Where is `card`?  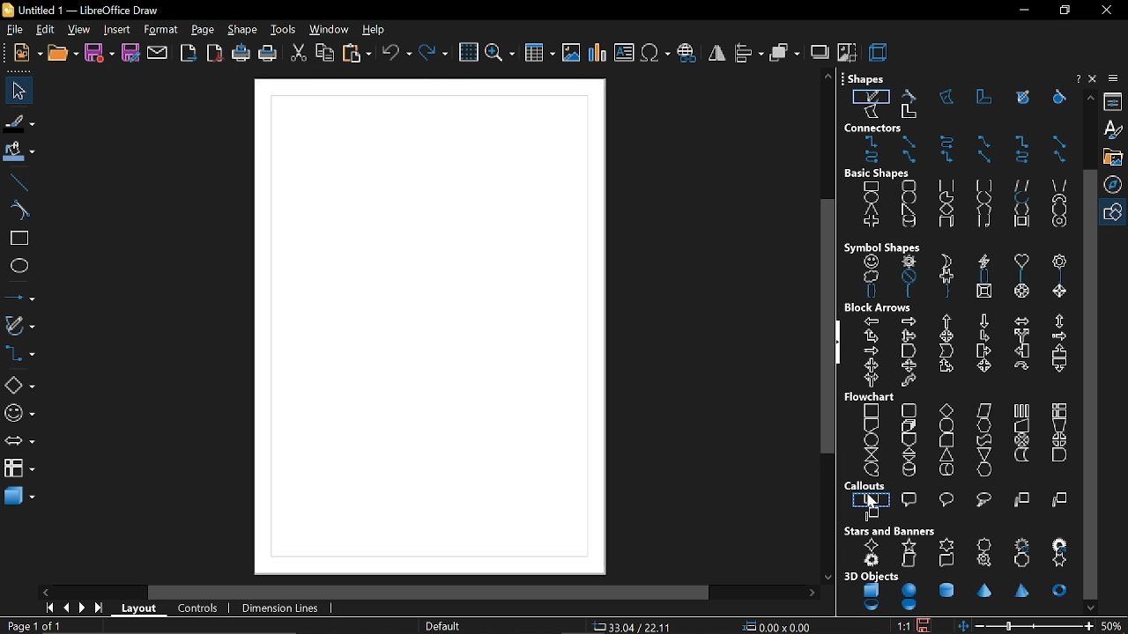
card is located at coordinates (944, 440).